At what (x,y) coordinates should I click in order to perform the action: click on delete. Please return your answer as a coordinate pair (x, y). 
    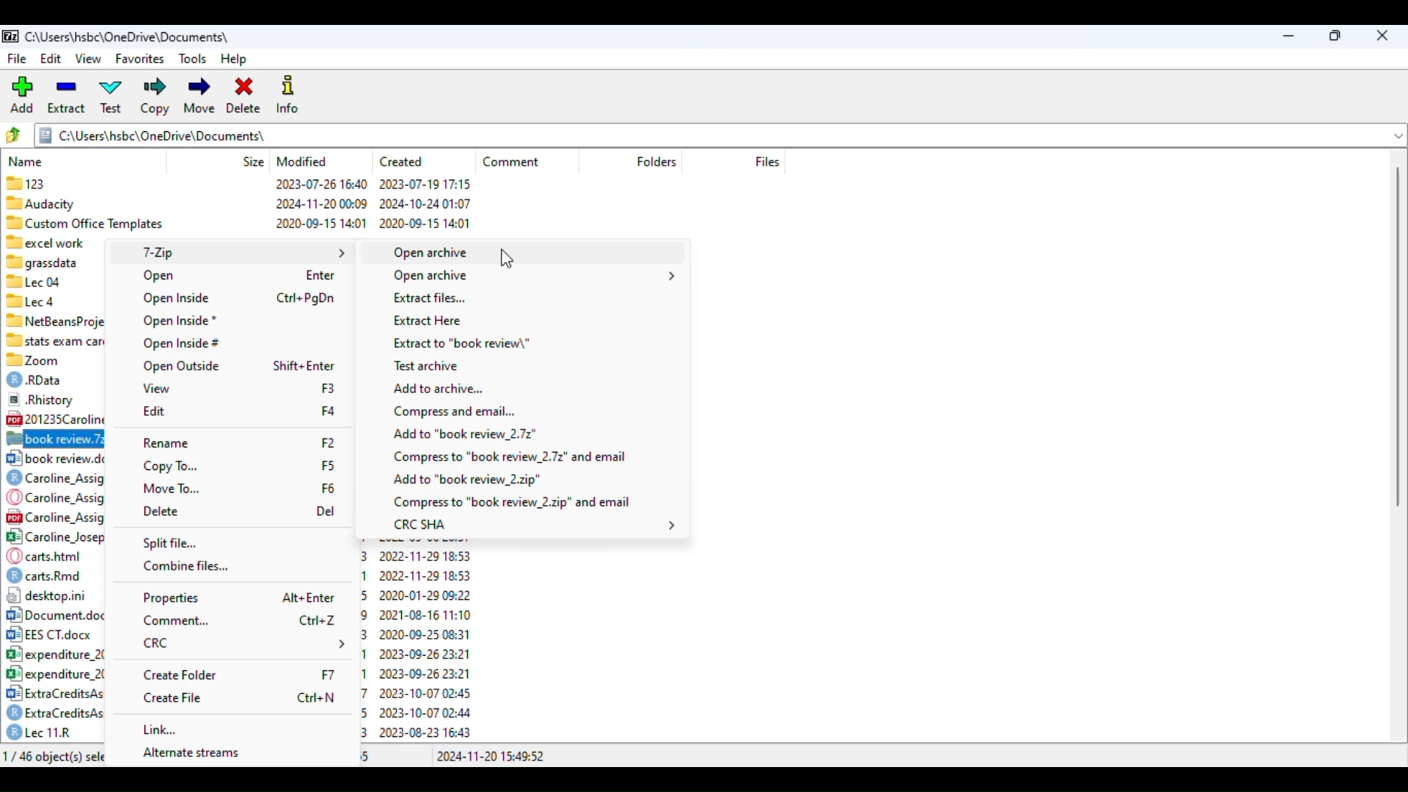
    Looking at the image, I should click on (243, 97).